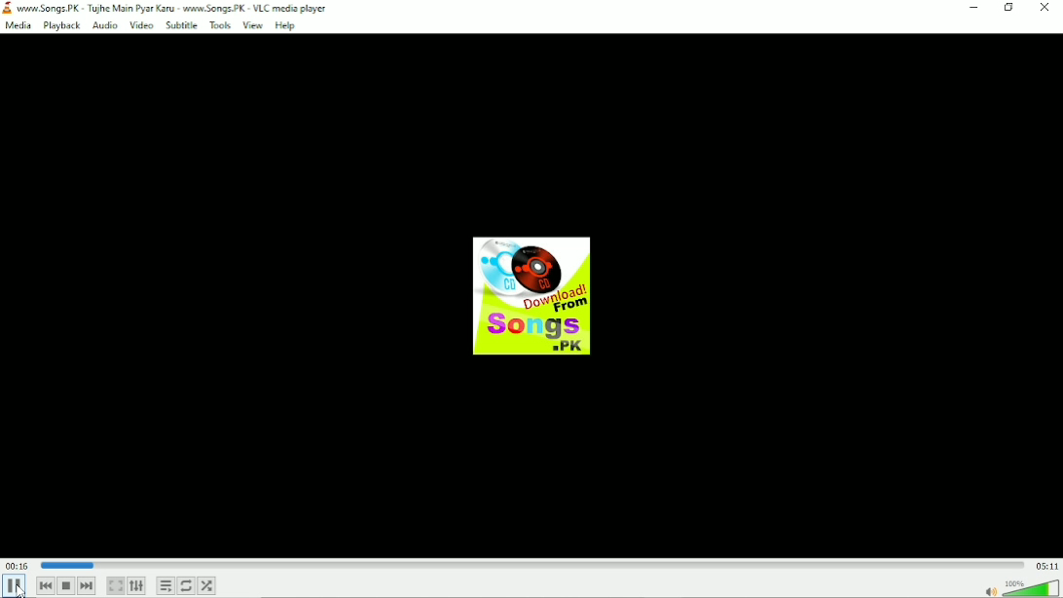 The image size is (1063, 598). I want to click on View, so click(250, 24).